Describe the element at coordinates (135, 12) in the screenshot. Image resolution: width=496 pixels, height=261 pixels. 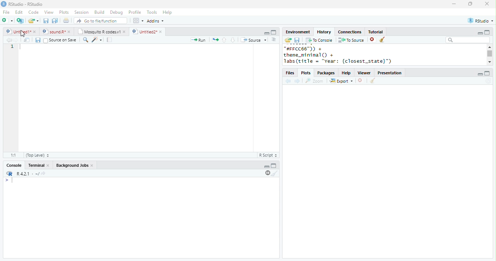
I see `Profile` at that location.